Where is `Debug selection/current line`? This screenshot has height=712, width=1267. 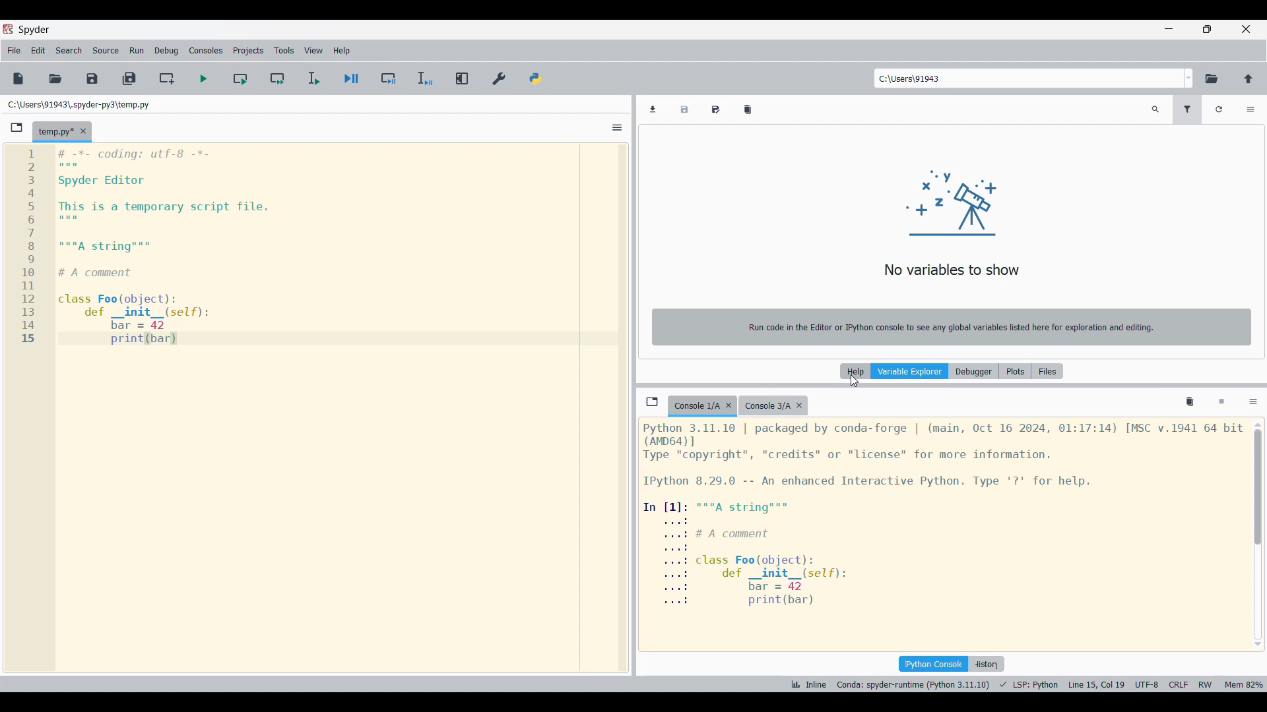 Debug selection/current line is located at coordinates (425, 78).